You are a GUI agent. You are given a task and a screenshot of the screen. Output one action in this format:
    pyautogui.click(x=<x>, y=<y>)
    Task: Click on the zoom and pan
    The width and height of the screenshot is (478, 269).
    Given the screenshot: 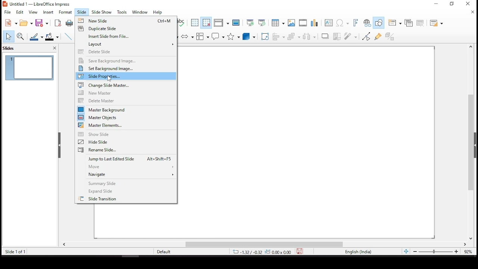 What is the action you would take?
    pyautogui.click(x=22, y=37)
    